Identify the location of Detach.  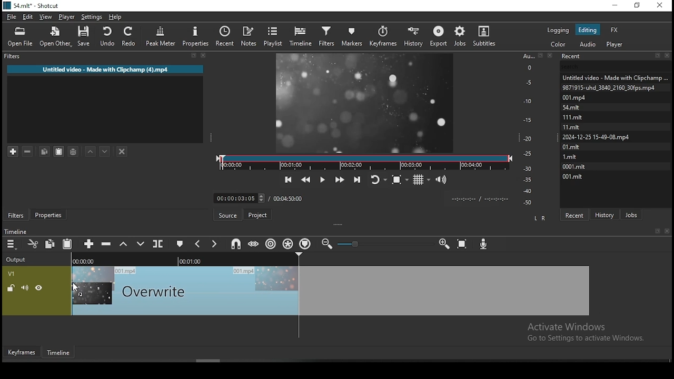
(541, 55).